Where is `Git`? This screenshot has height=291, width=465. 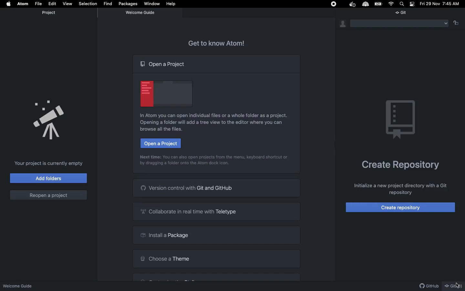
Git is located at coordinates (405, 13).